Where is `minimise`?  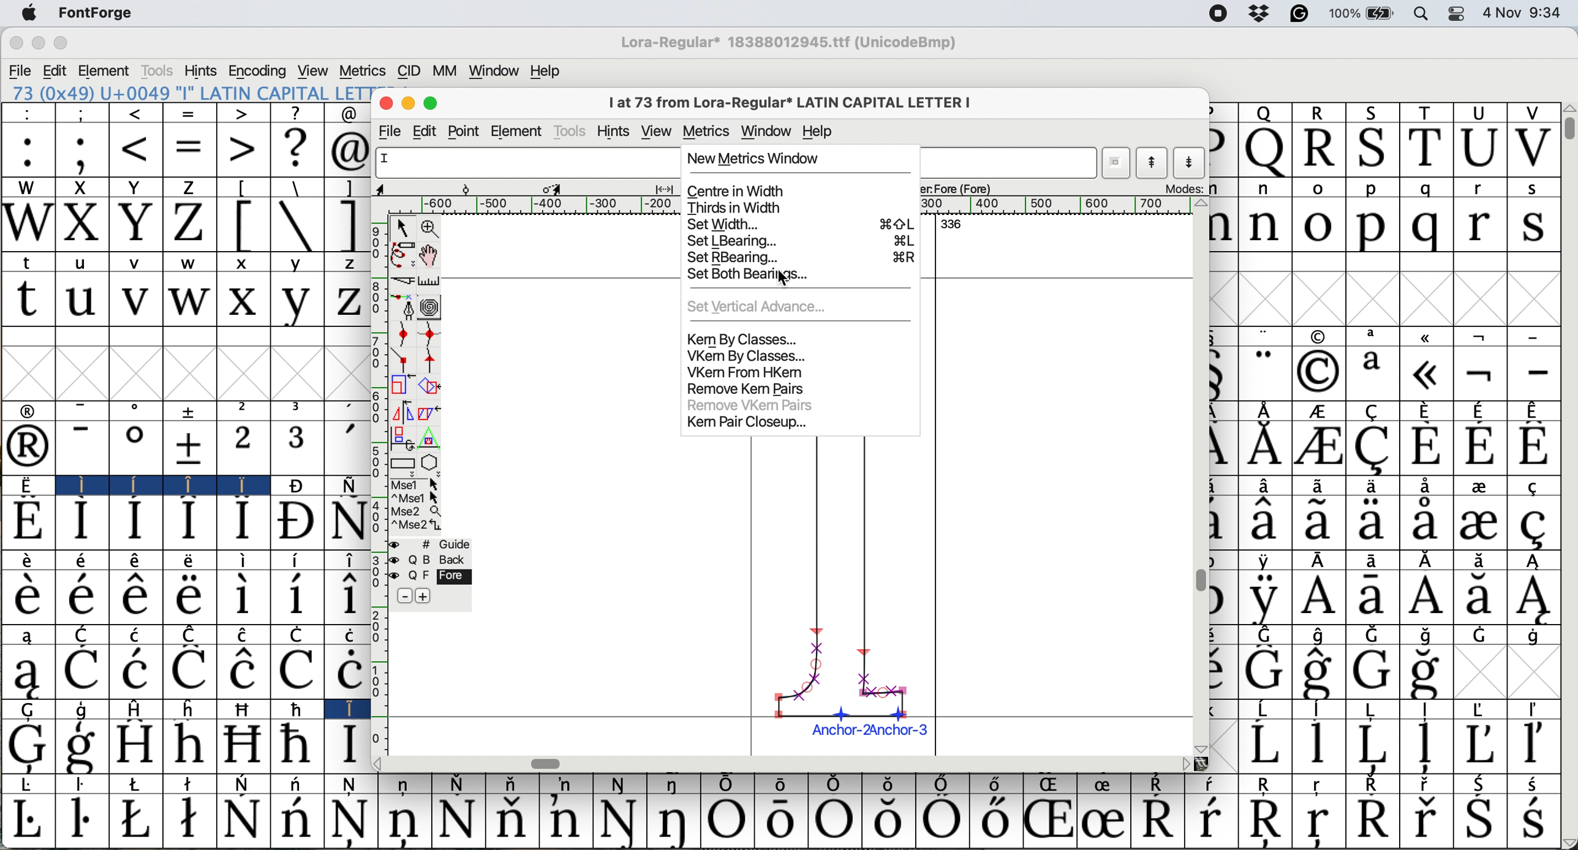
minimise is located at coordinates (406, 103).